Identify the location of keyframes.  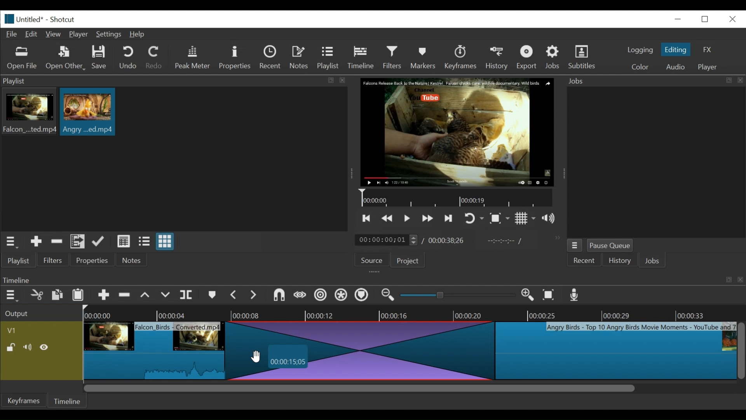
(461, 58).